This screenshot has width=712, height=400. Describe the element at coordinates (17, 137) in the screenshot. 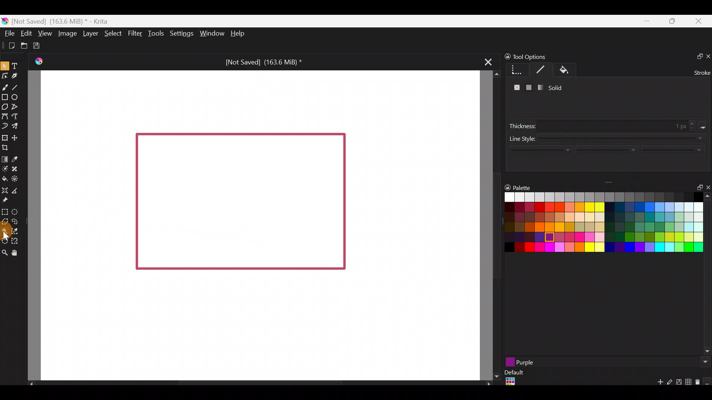

I see `Move a layer` at that location.